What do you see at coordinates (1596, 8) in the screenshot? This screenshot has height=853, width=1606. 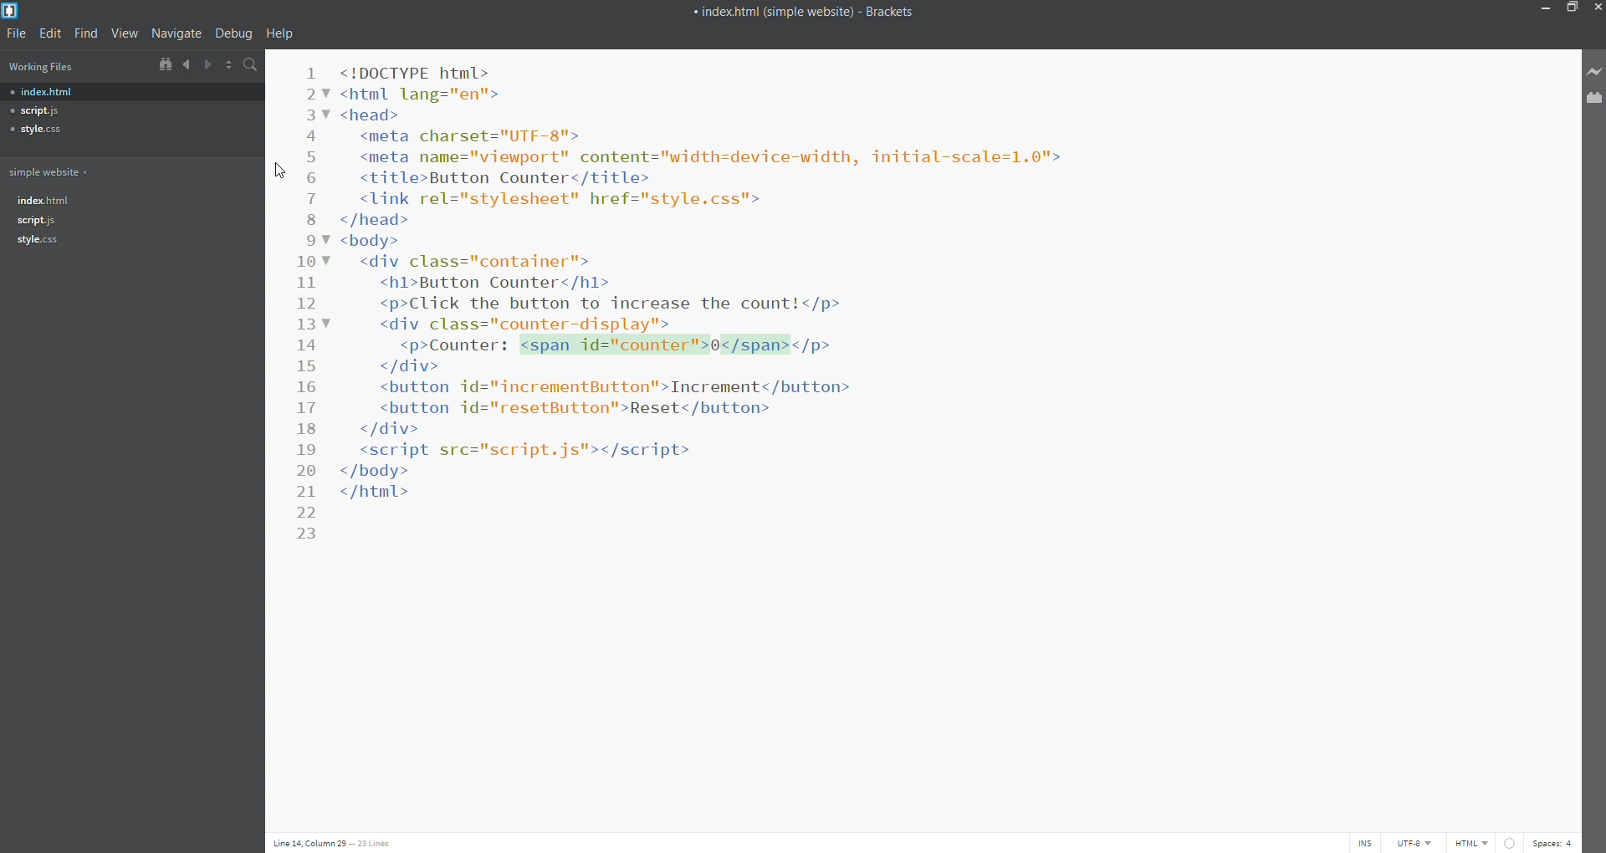 I see `close` at bounding box center [1596, 8].